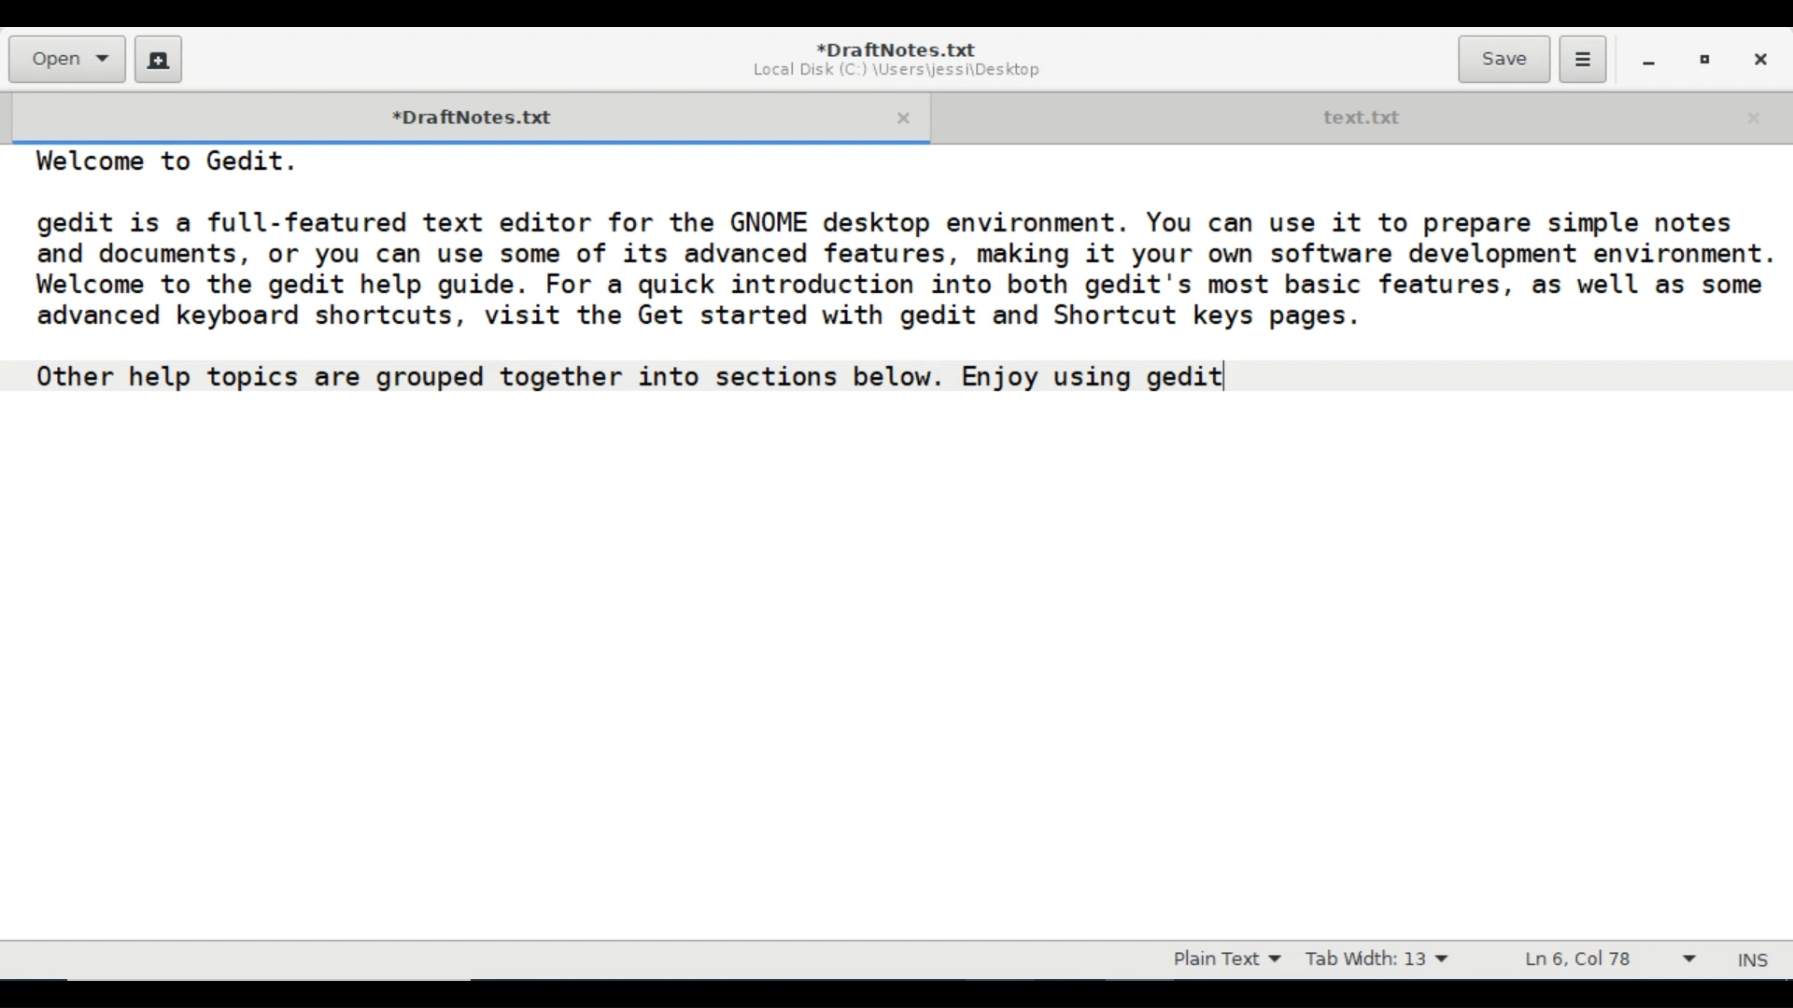 This screenshot has width=1793, height=1008. Describe the element at coordinates (65, 59) in the screenshot. I see `Open` at that location.